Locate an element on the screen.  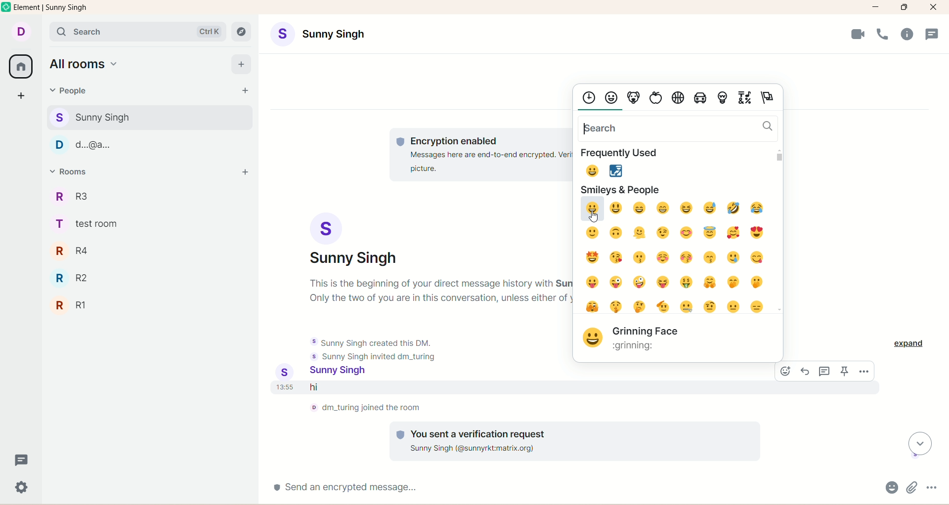
send message is located at coordinates (573, 488).